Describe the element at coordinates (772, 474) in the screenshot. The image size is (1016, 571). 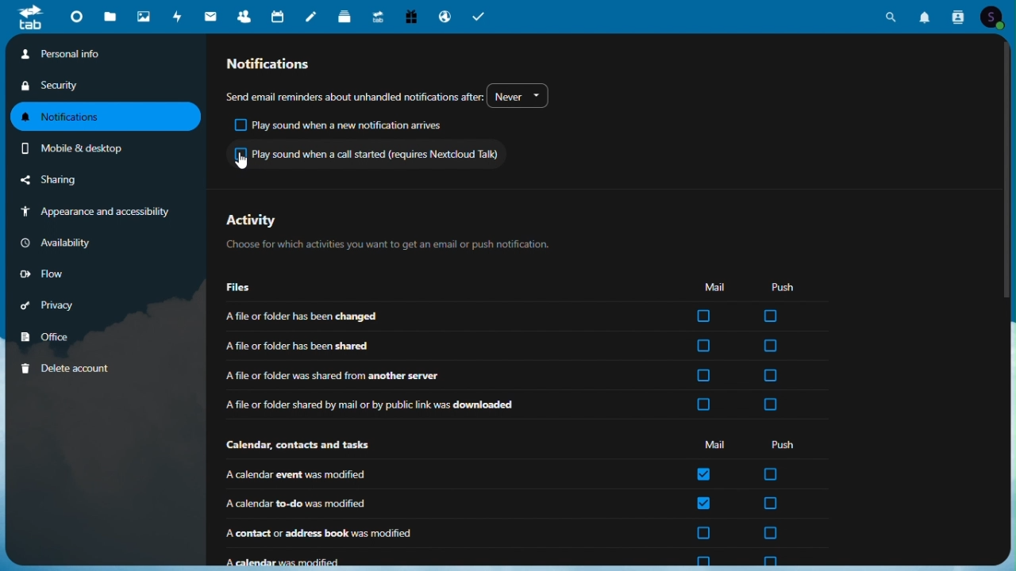
I see `check box` at that location.